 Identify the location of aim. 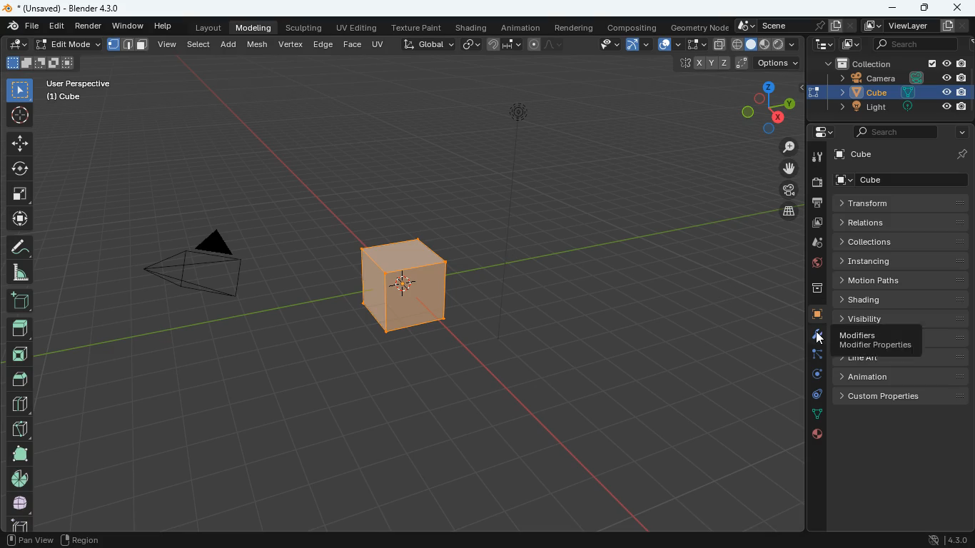
(19, 115).